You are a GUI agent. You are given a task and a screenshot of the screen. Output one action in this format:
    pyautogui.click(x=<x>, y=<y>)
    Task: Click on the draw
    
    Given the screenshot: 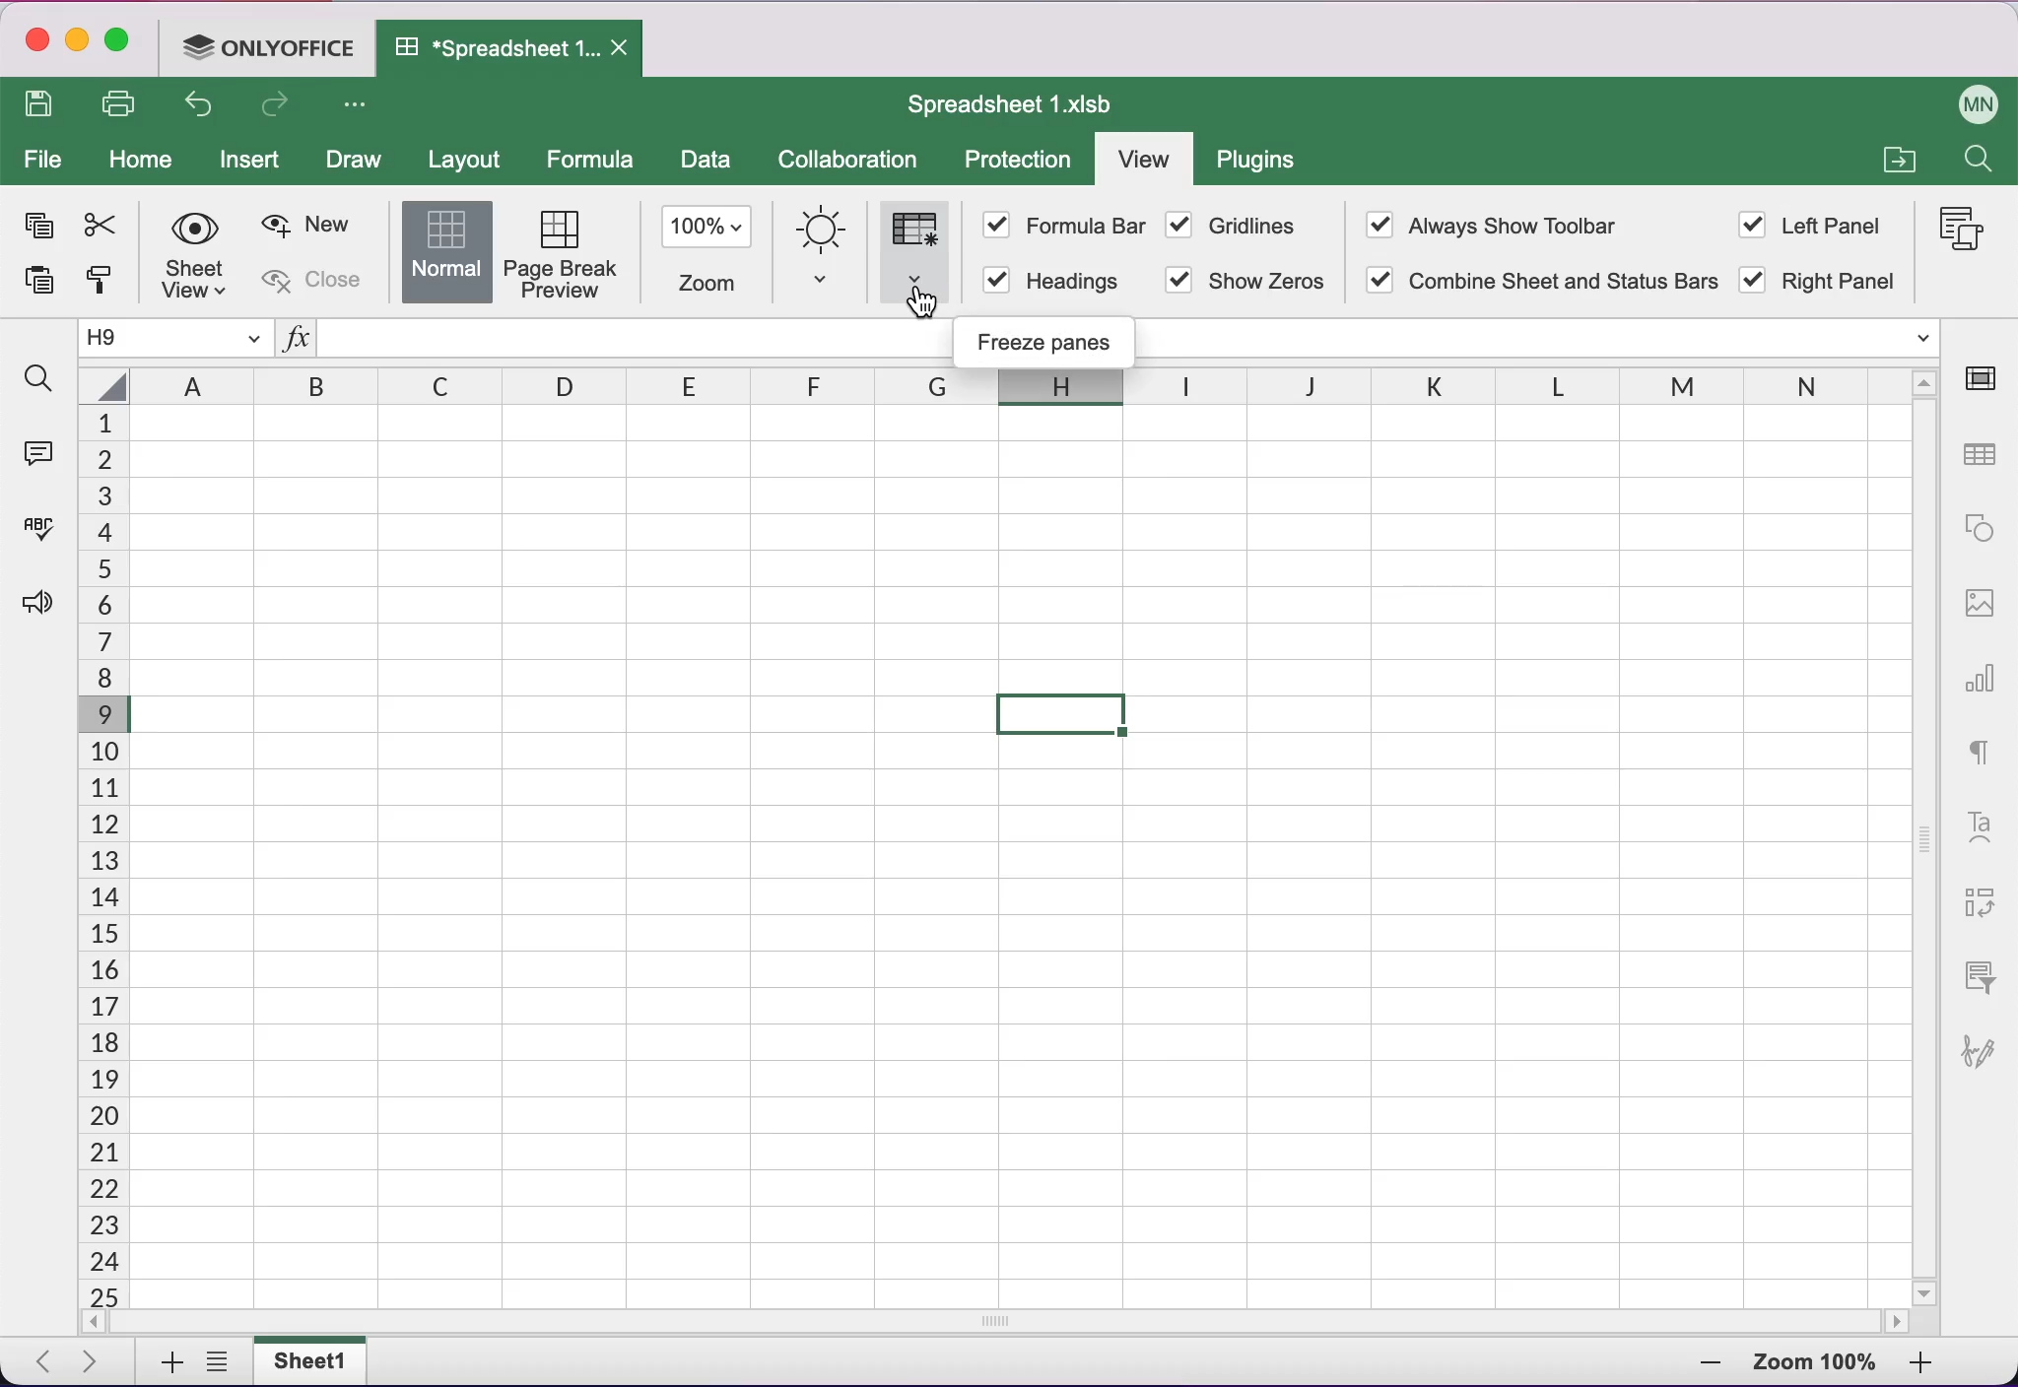 What is the action you would take?
    pyautogui.click(x=361, y=162)
    